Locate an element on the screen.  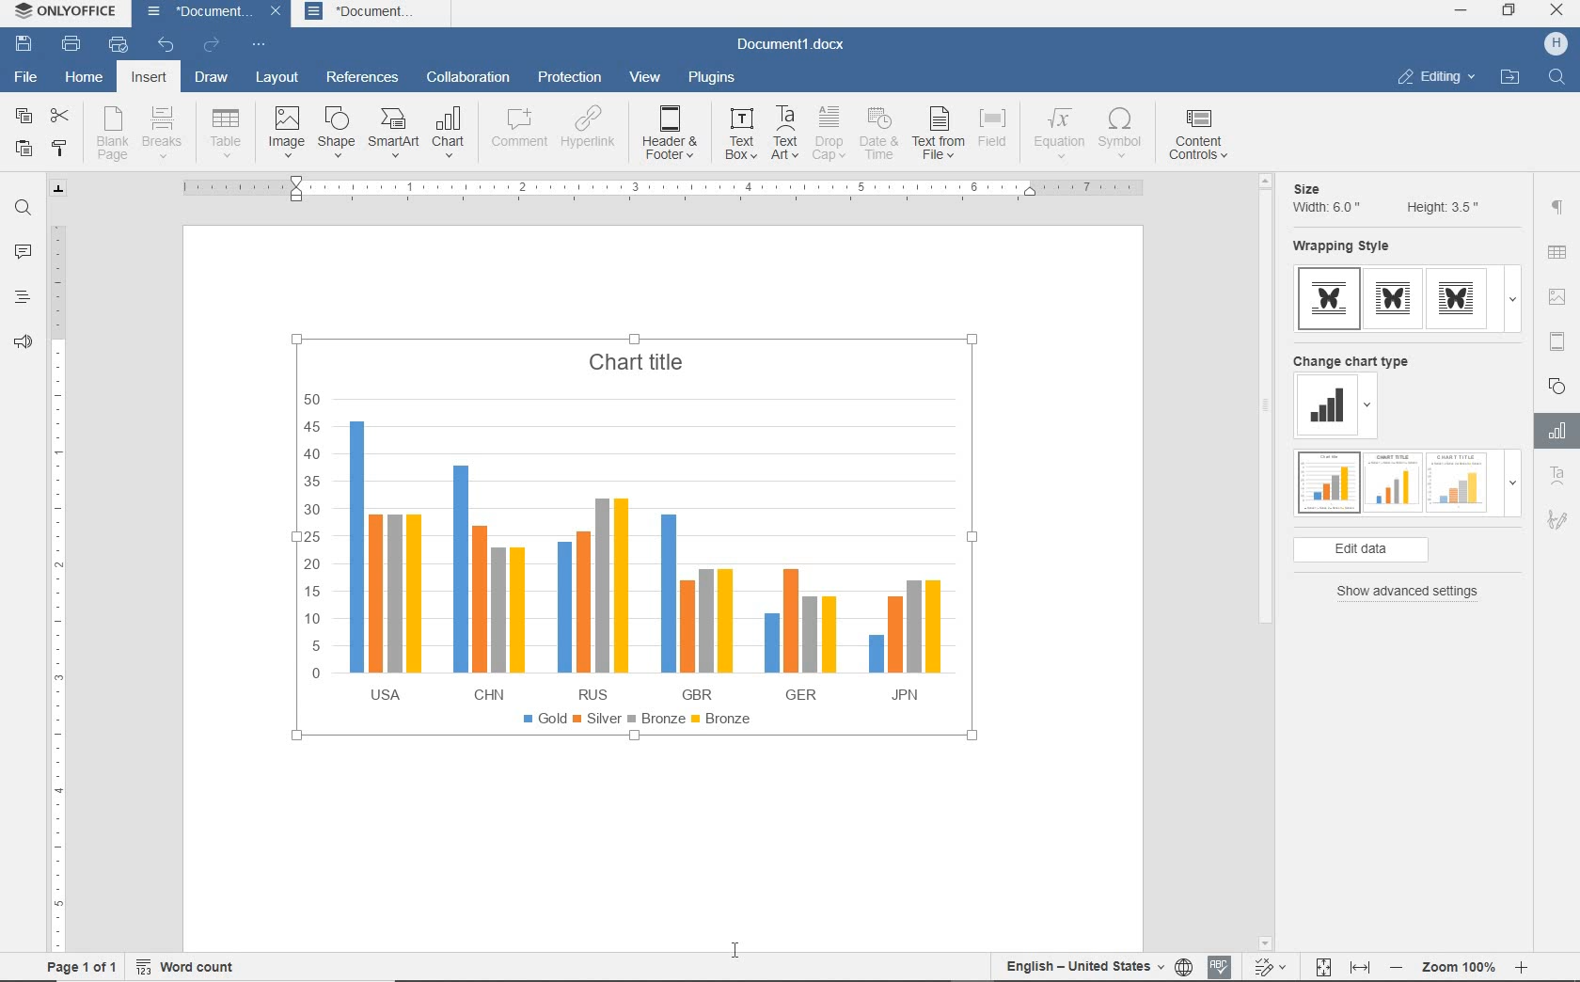
track changes is located at coordinates (1273, 964).